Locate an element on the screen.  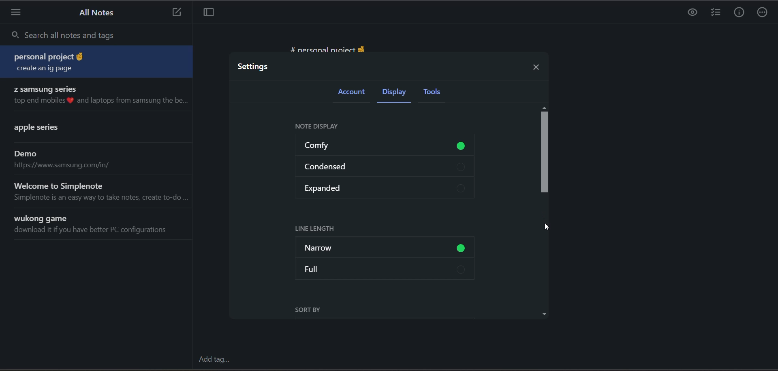
note title and preview is located at coordinates (102, 191).